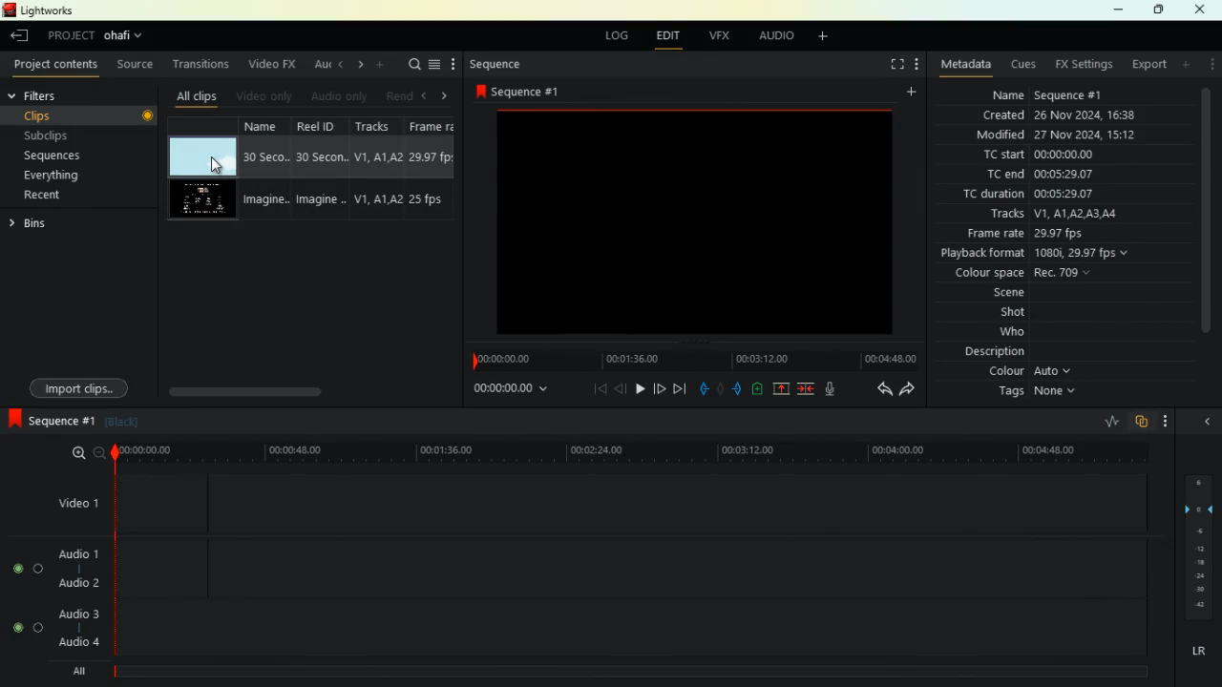  What do you see at coordinates (1018, 64) in the screenshot?
I see `cues` at bounding box center [1018, 64].